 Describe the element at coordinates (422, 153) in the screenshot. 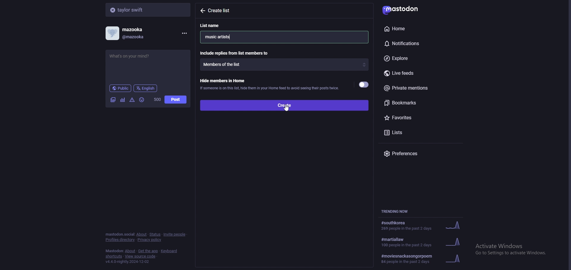

I see `preferences` at that location.